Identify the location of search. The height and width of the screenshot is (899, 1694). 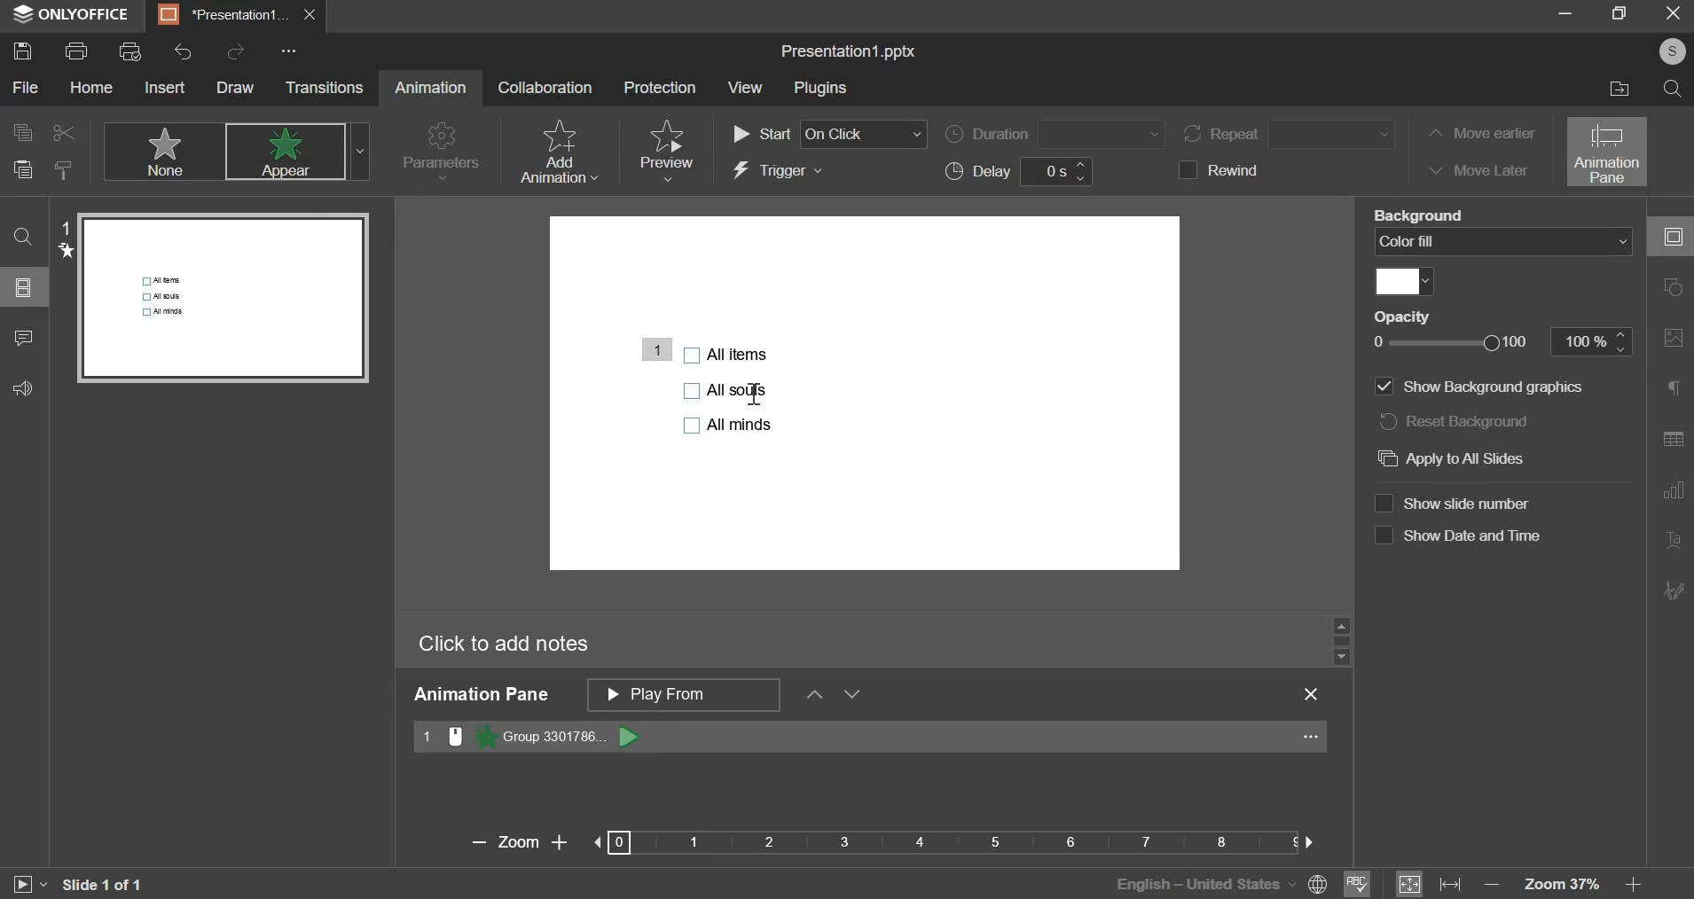
(1672, 88).